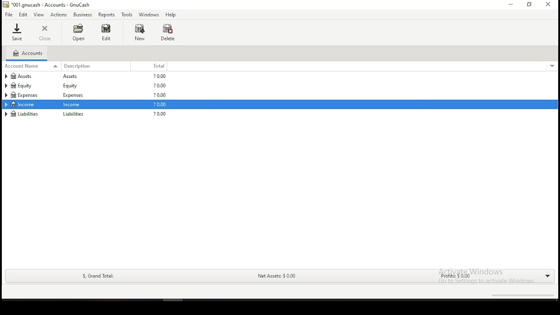 This screenshot has height=315, width=560. Describe the element at coordinates (148, 15) in the screenshot. I see `windows` at that location.